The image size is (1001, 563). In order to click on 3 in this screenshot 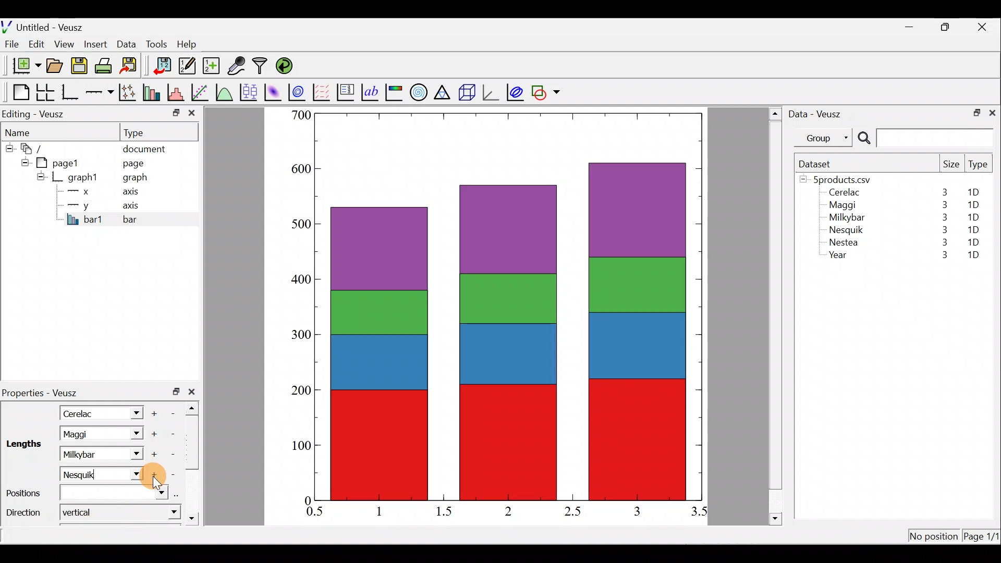, I will do `click(636, 511)`.